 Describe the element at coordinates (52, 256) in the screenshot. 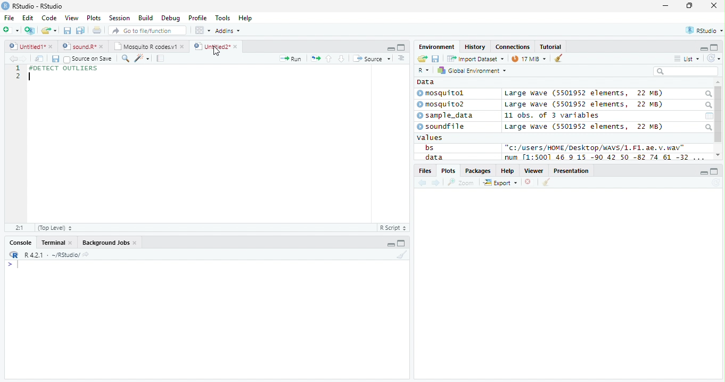

I see `R 4.2.1 - ~/RStudio/` at that location.